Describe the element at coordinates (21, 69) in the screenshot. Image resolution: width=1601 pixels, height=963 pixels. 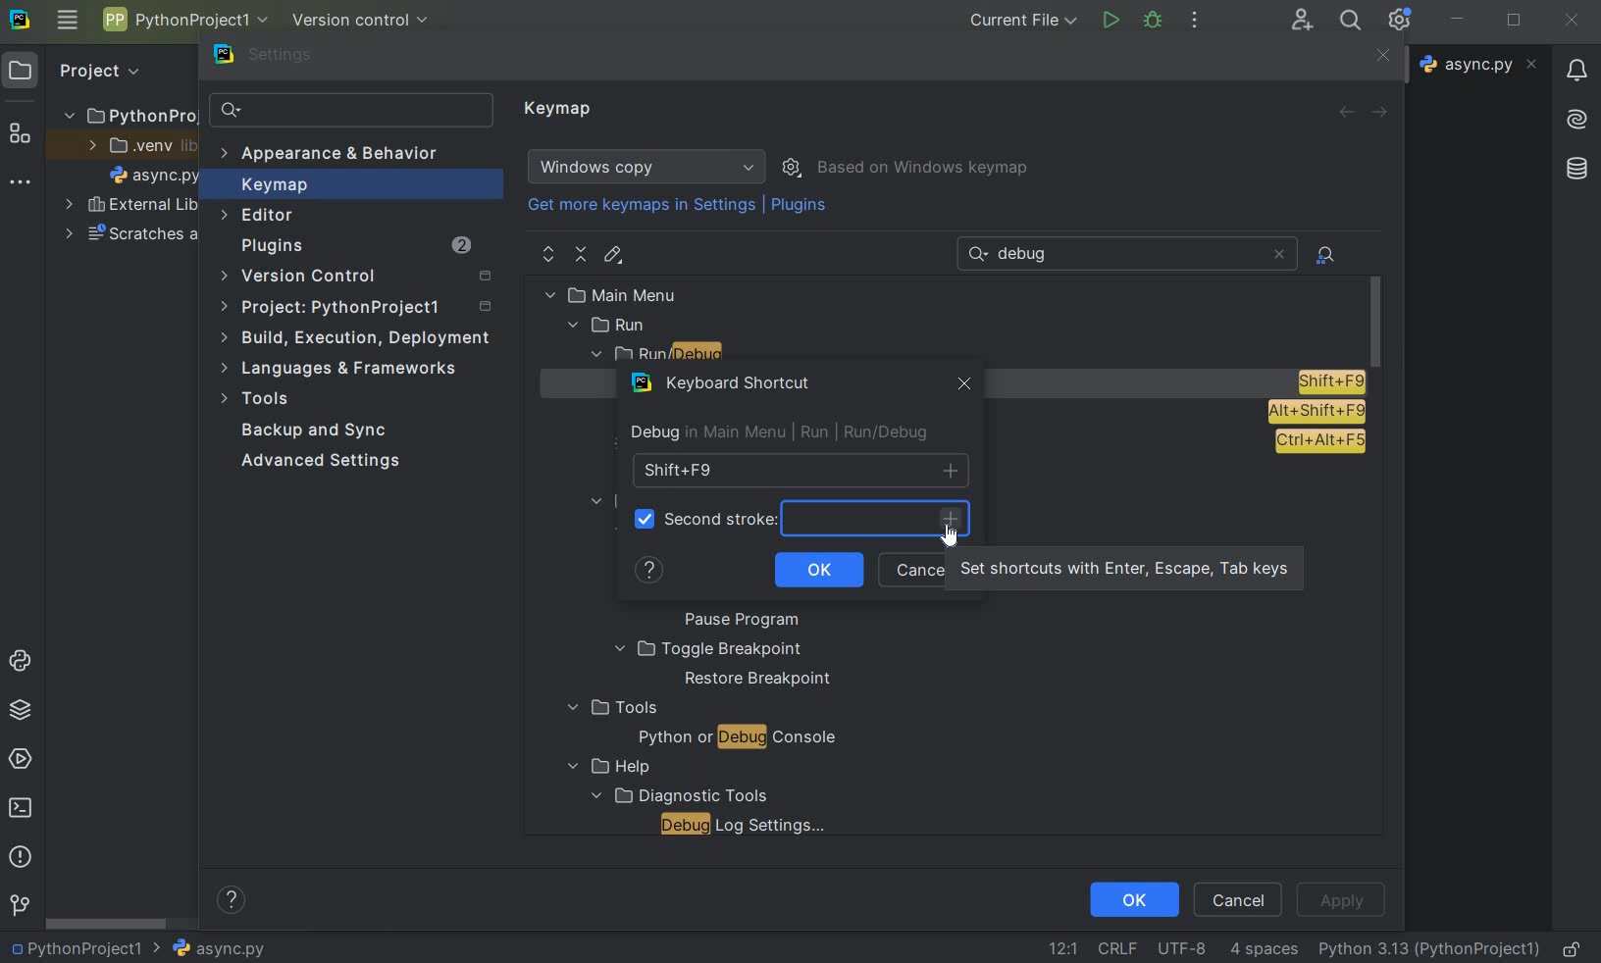
I see `project icon` at that location.